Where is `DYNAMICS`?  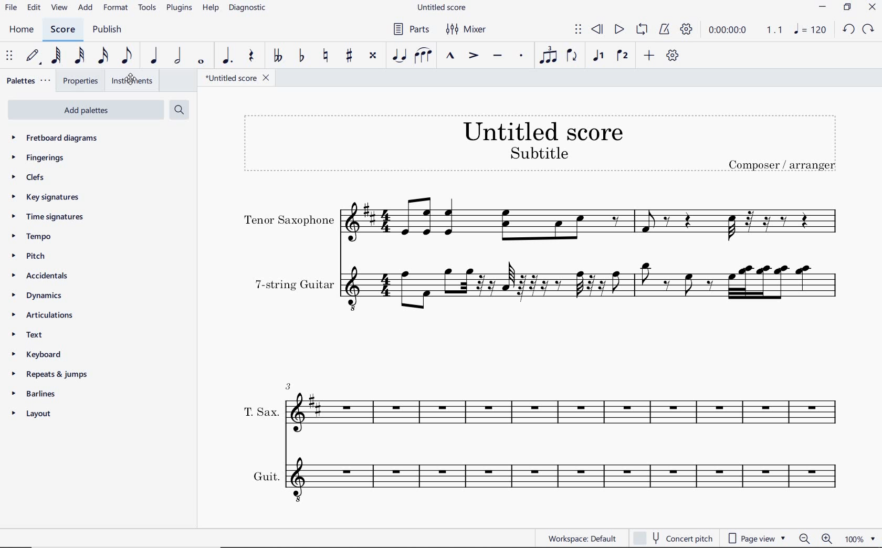 DYNAMICS is located at coordinates (37, 296).